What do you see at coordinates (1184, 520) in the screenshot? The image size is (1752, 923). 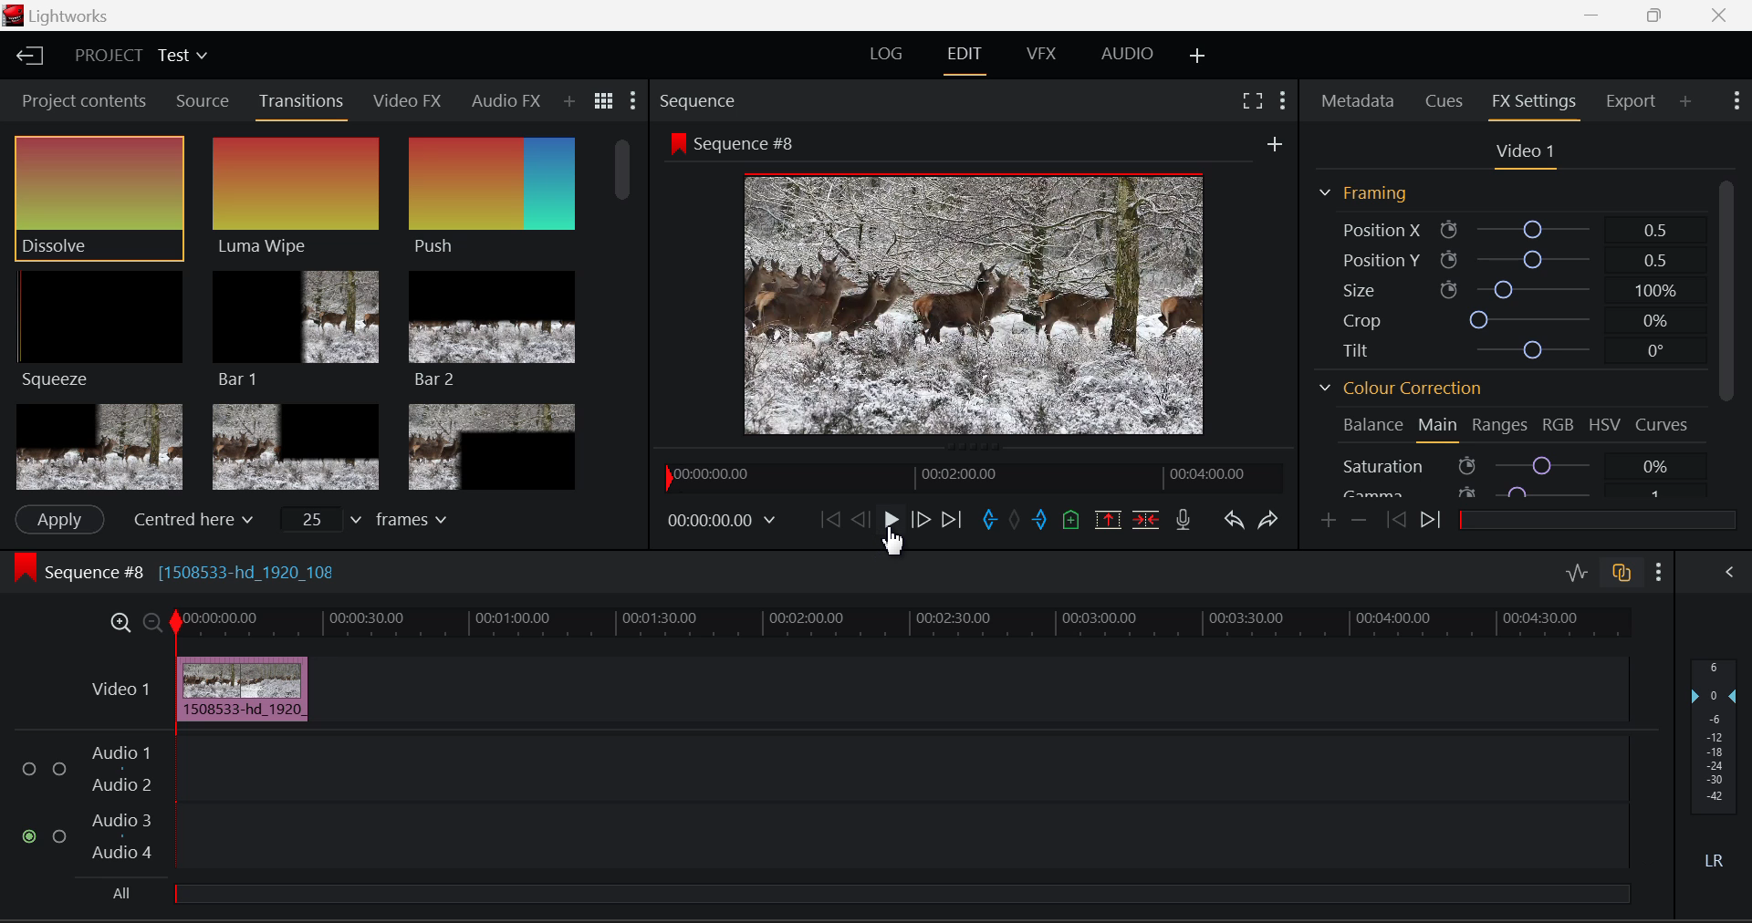 I see `Record Voiceover` at bounding box center [1184, 520].